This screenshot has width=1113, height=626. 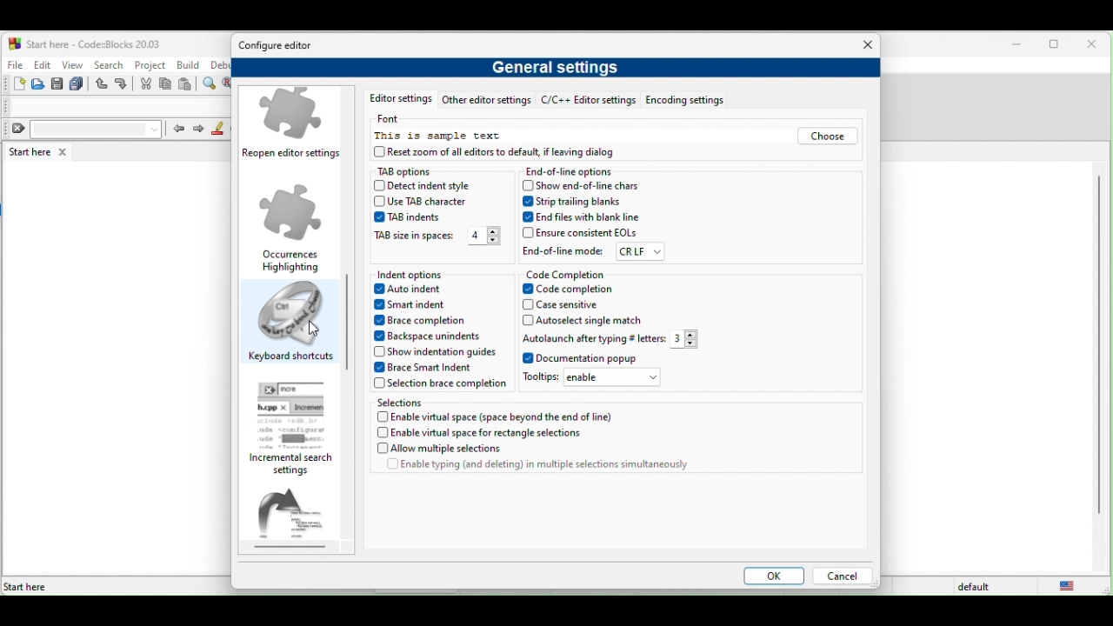 I want to click on case sensitive, so click(x=572, y=305).